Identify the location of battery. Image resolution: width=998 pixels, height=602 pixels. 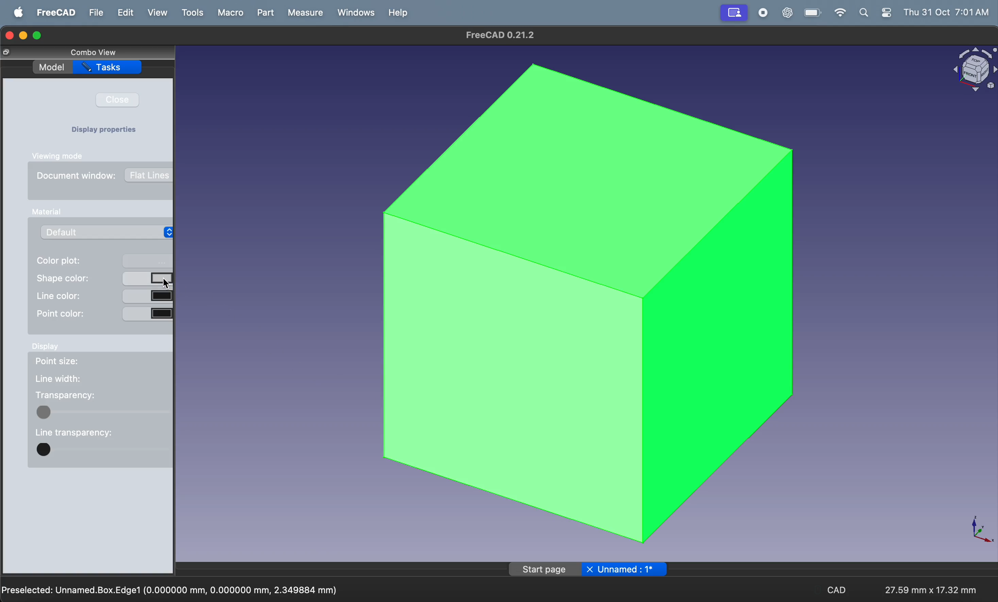
(810, 13).